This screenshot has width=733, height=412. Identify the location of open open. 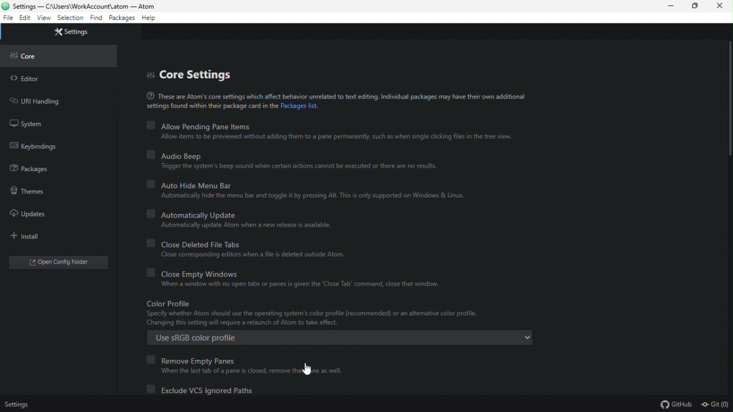
(61, 262).